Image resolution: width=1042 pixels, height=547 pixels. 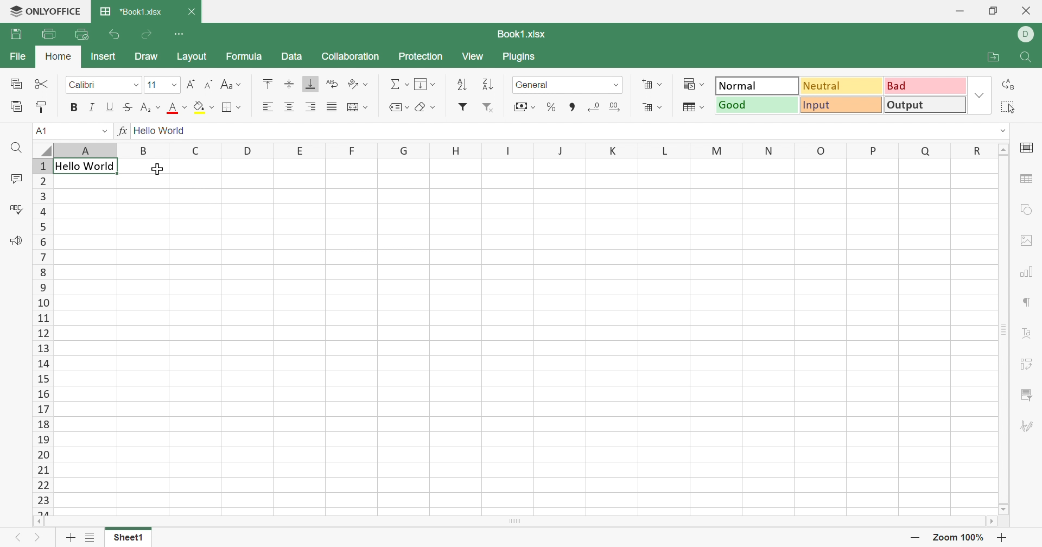 I want to click on Save, so click(x=16, y=34).